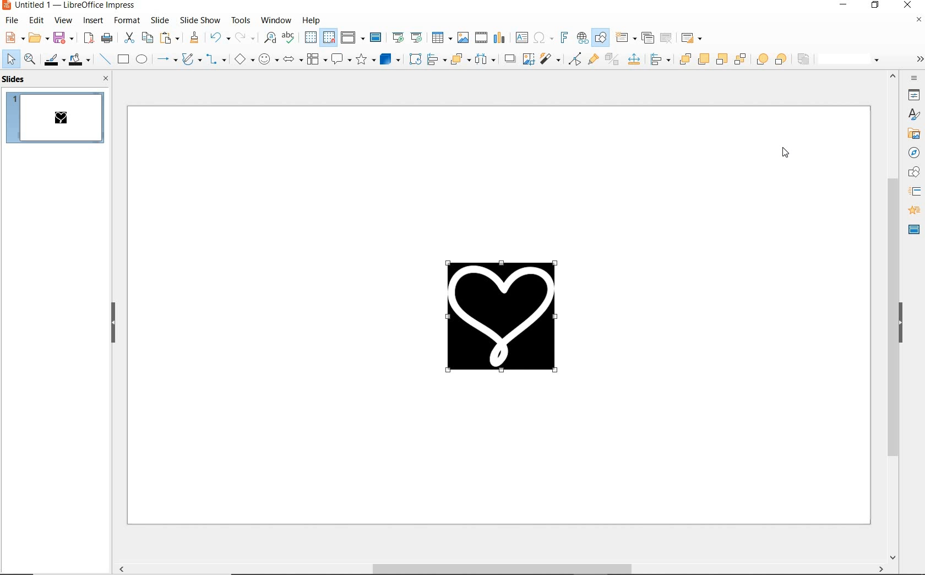 This screenshot has width=925, height=575. Describe the element at coordinates (193, 38) in the screenshot. I see `clone formatting` at that location.